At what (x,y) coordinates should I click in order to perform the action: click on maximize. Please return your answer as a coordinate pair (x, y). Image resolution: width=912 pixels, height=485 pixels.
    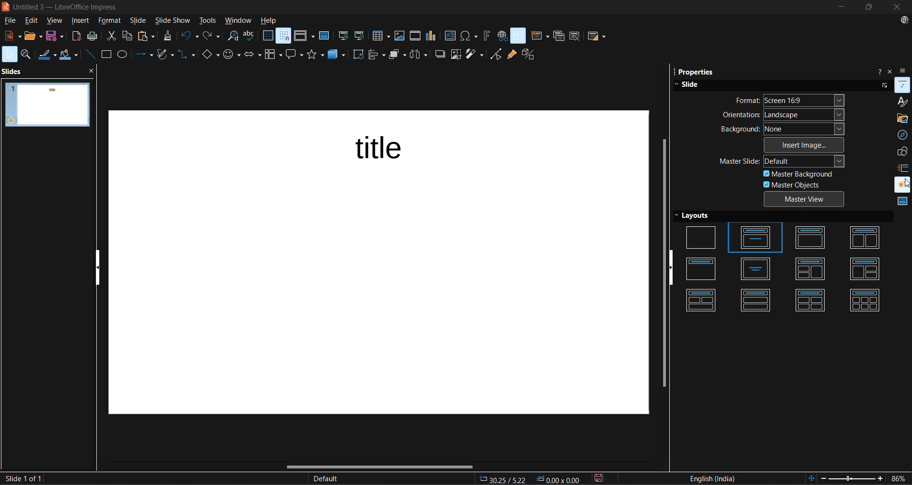
    Looking at the image, I should click on (867, 9).